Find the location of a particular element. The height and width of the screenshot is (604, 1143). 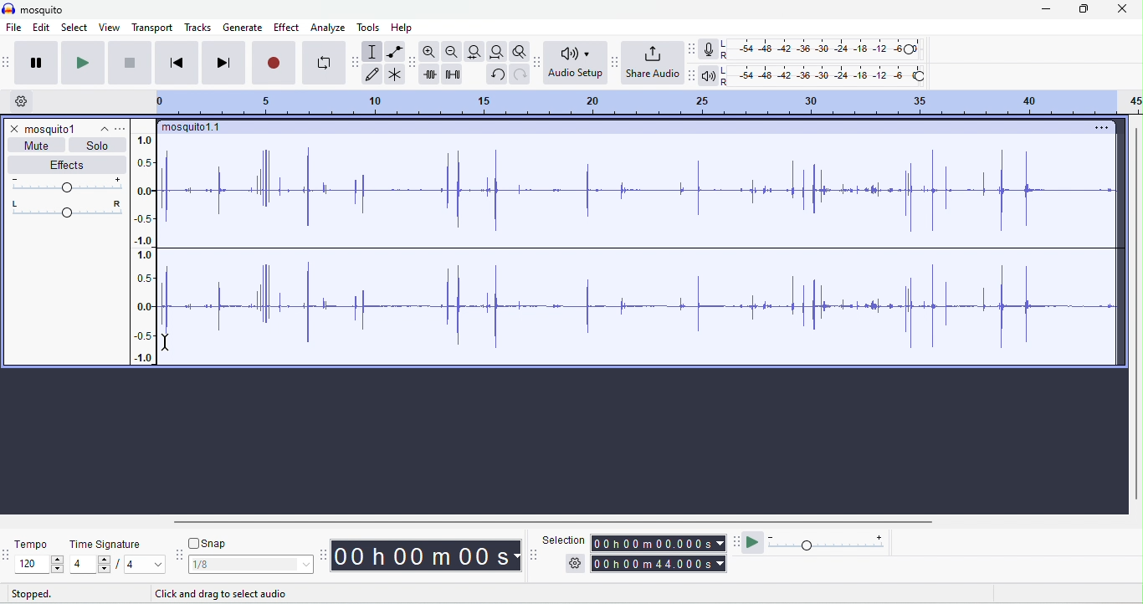

file is located at coordinates (13, 28).